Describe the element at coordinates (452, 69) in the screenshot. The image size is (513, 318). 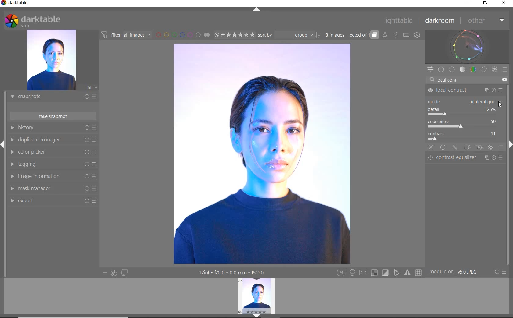
I see `BASE` at that location.